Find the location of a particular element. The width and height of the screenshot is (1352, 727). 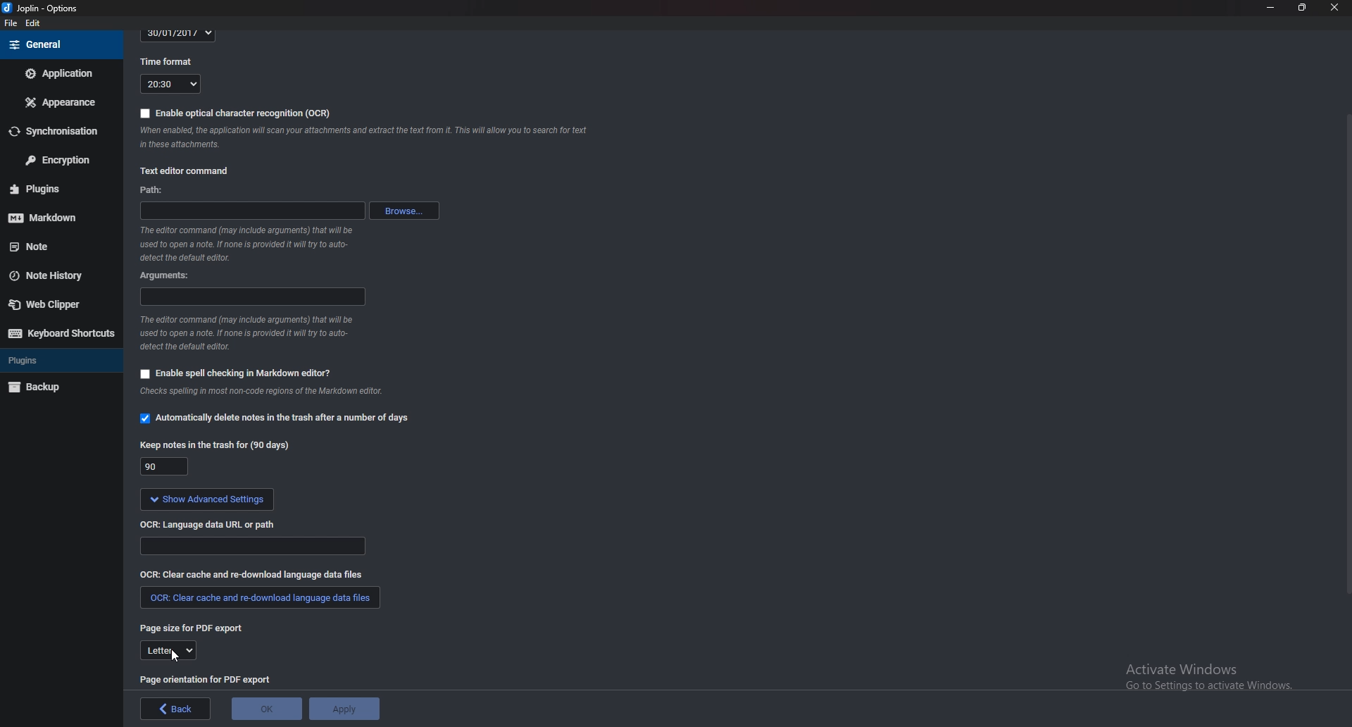

Markdown is located at coordinates (53, 217).